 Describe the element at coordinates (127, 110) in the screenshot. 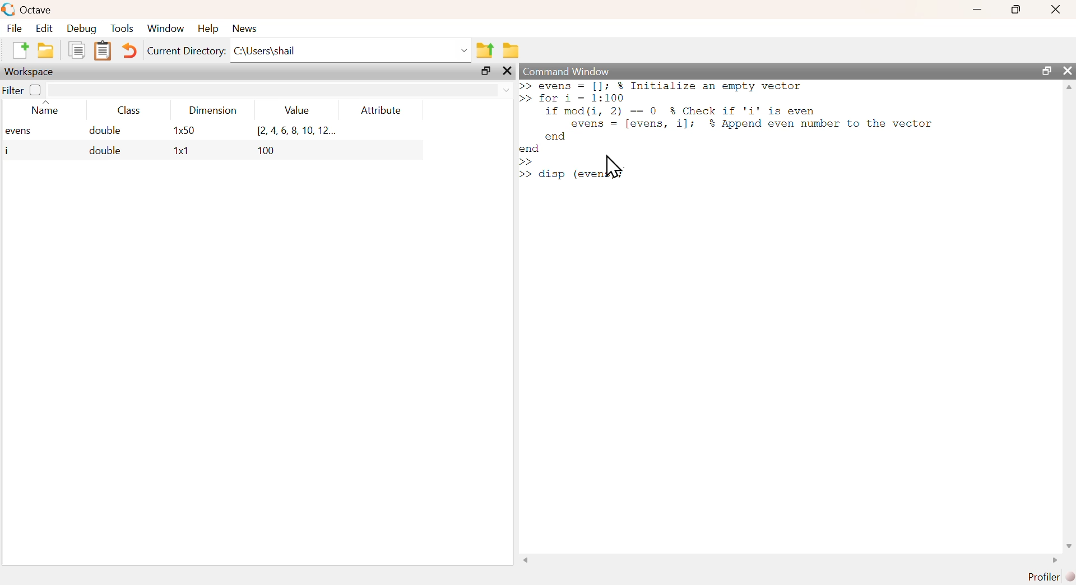

I see `class` at that location.